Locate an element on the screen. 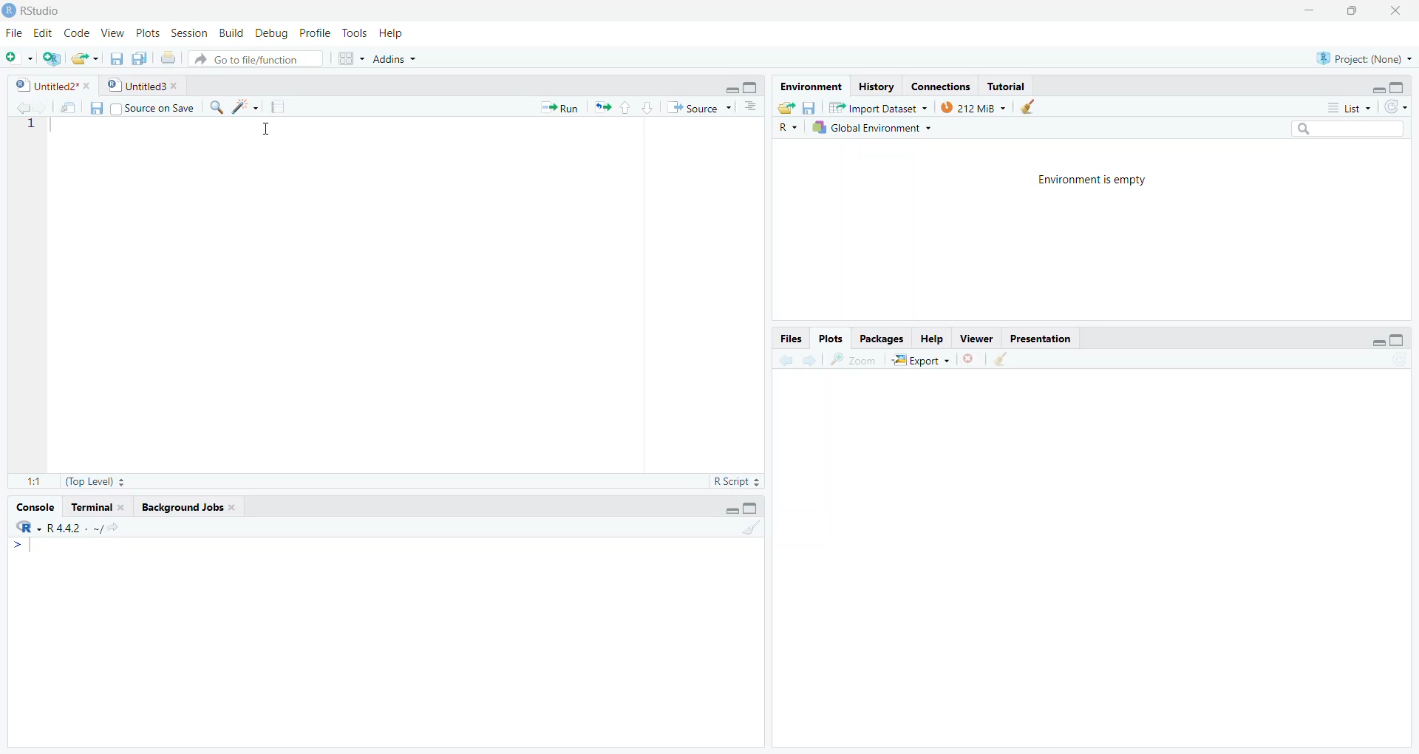  RS audio is located at coordinates (35, 11).